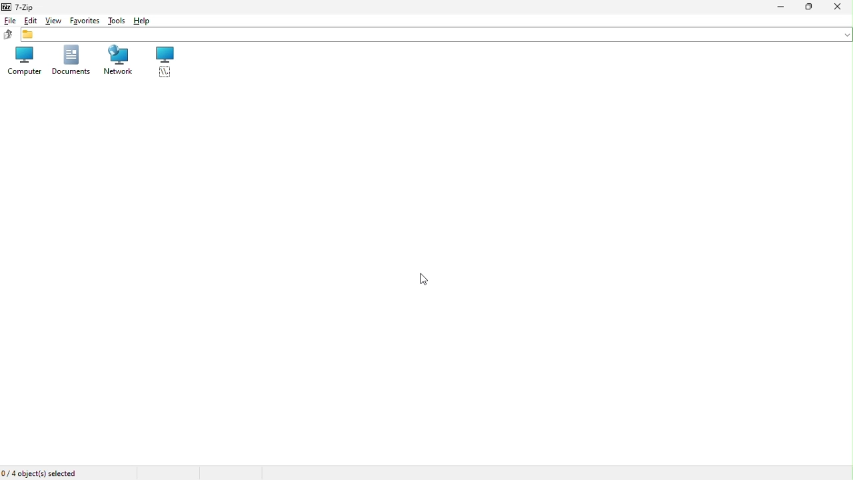 The height and width of the screenshot is (480, 853). What do you see at coordinates (840, 8) in the screenshot?
I see `Close` at bounding box center [840, 8].